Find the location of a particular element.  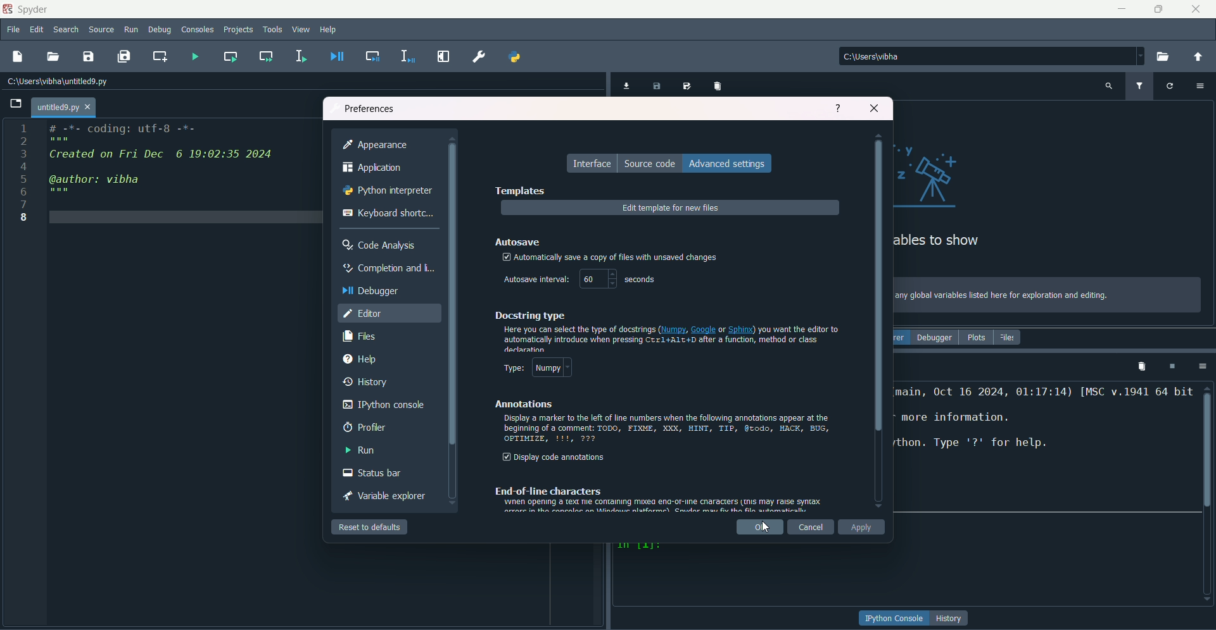

import data is located at coordinates (625, 87).